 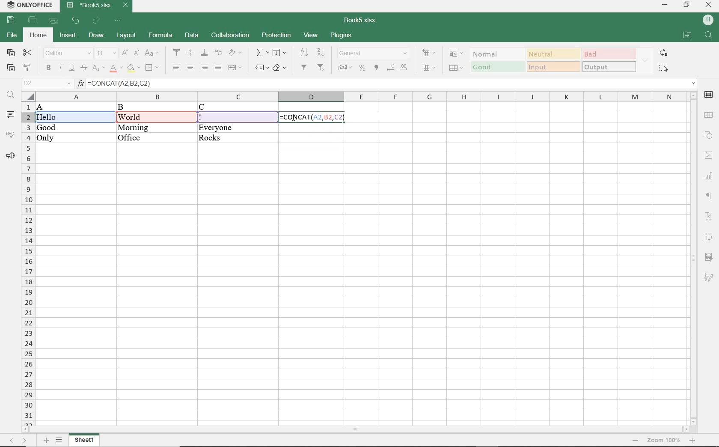 I want to click on ALIGN BOTTOM, so click(x=204, y=54).